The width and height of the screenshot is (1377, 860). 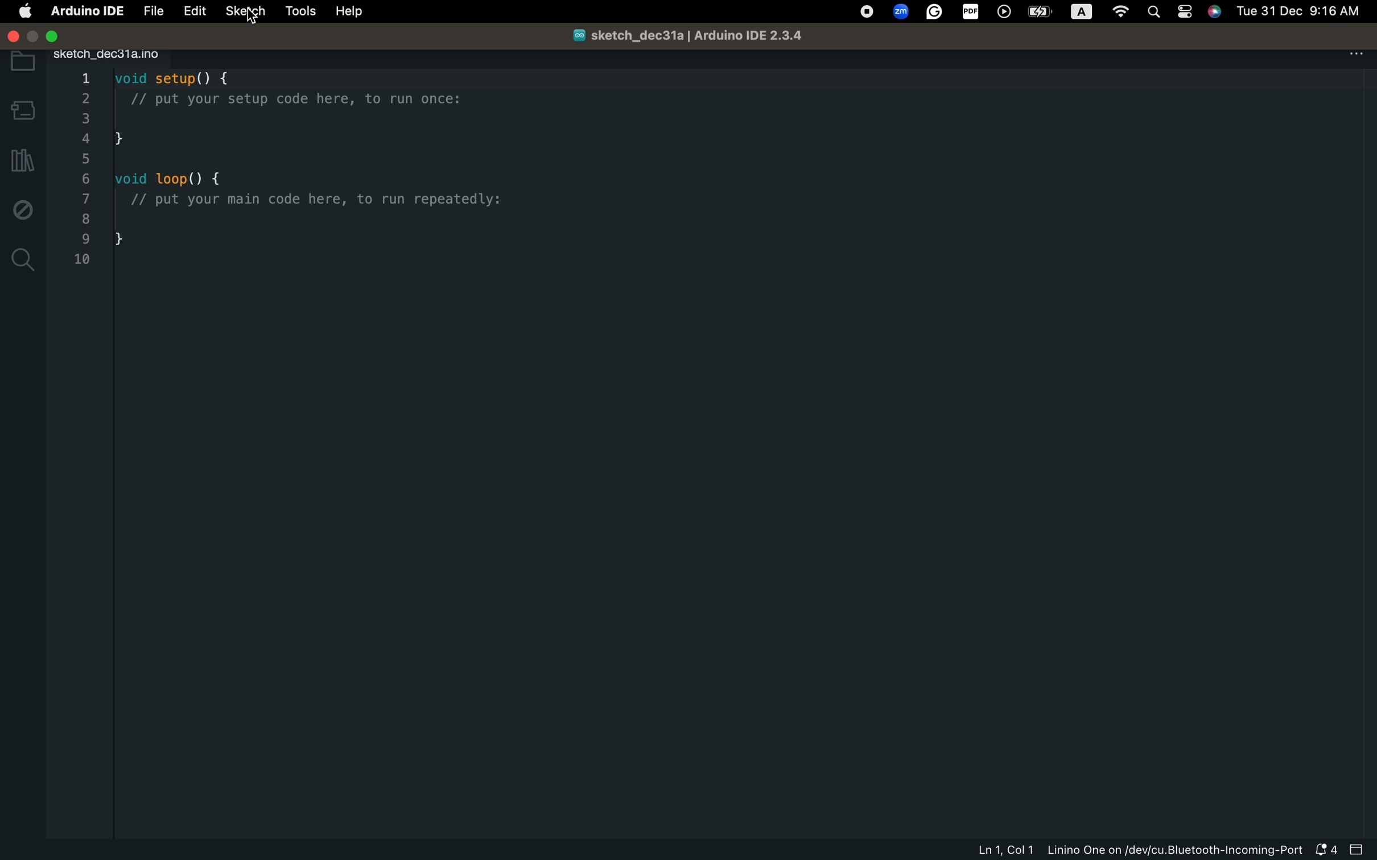 I want to click on notification, so click(x=1328, y=850).